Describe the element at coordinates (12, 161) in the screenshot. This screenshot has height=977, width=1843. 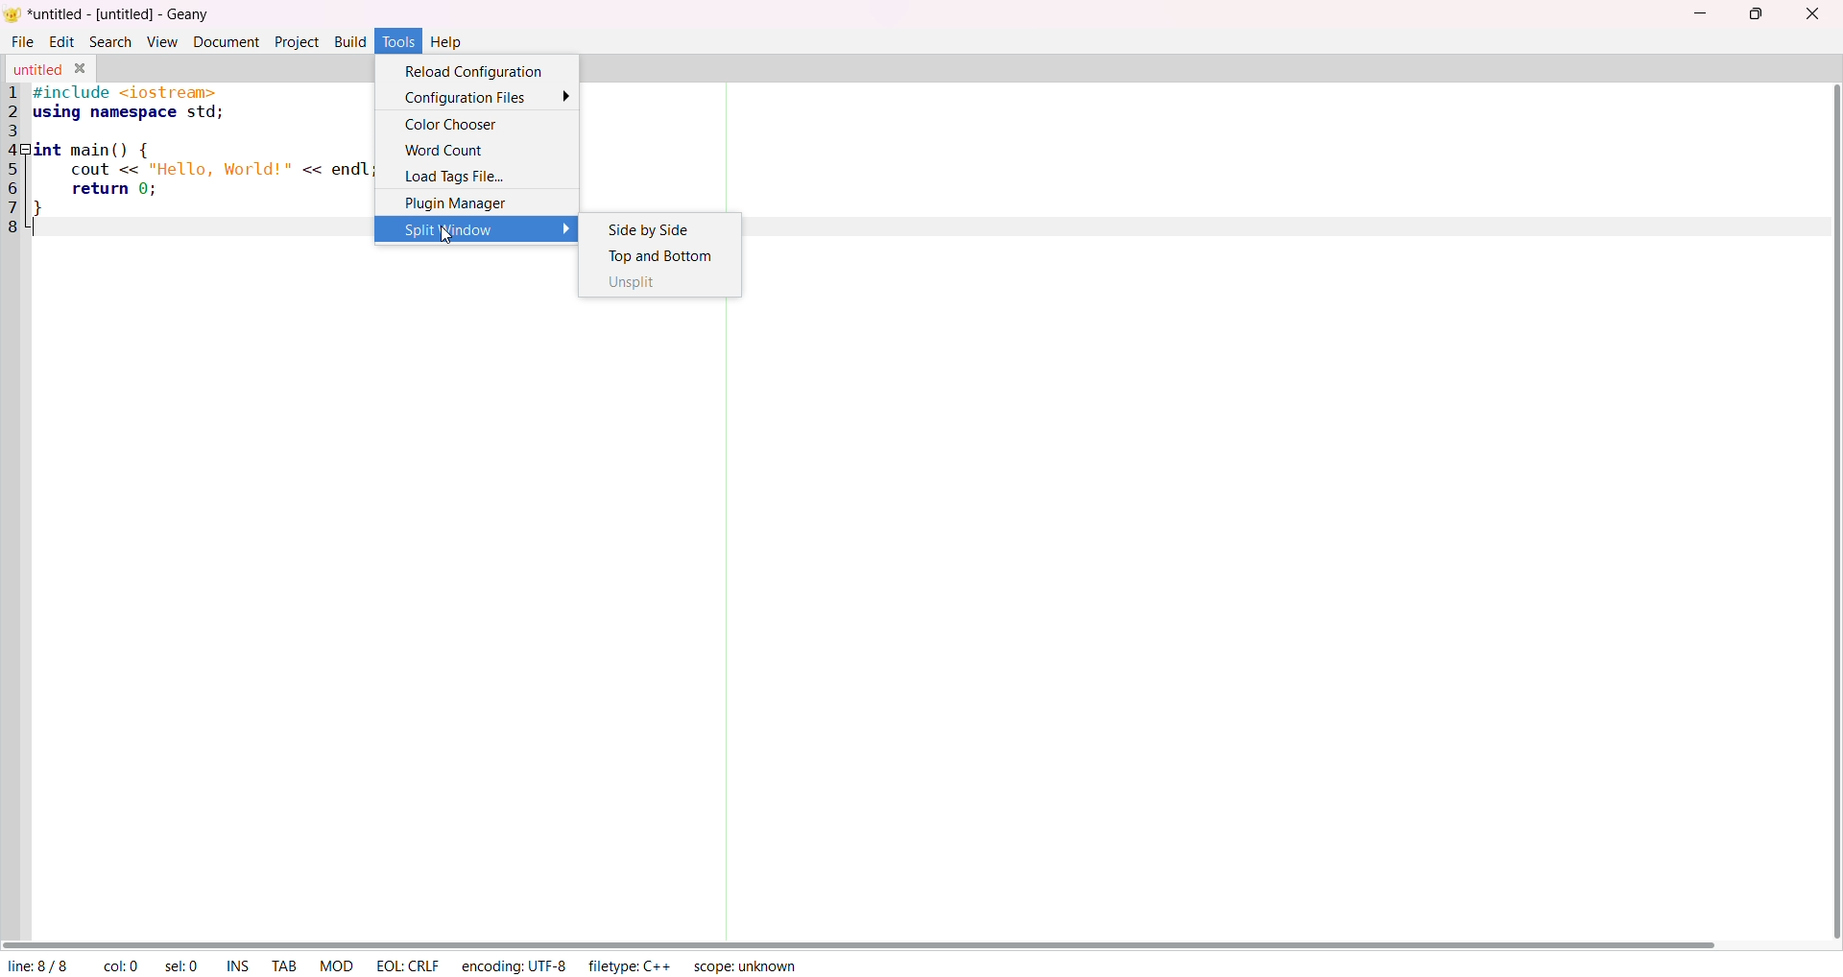
I see `line number` at that location.